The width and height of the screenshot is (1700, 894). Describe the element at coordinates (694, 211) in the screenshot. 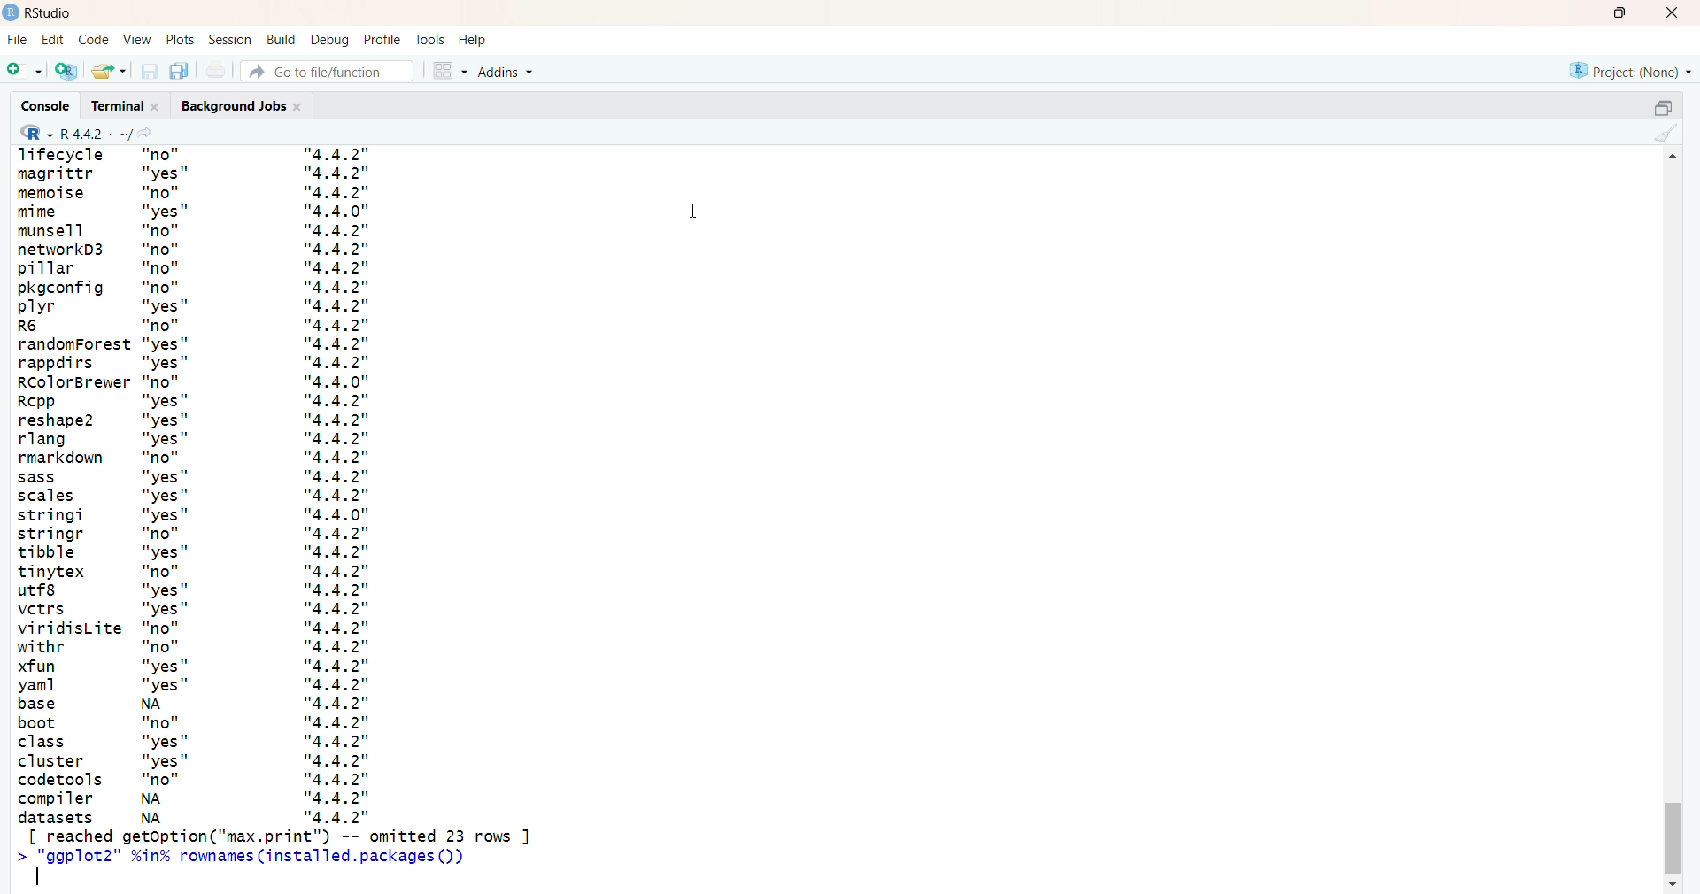

I see `cursor` at that location.